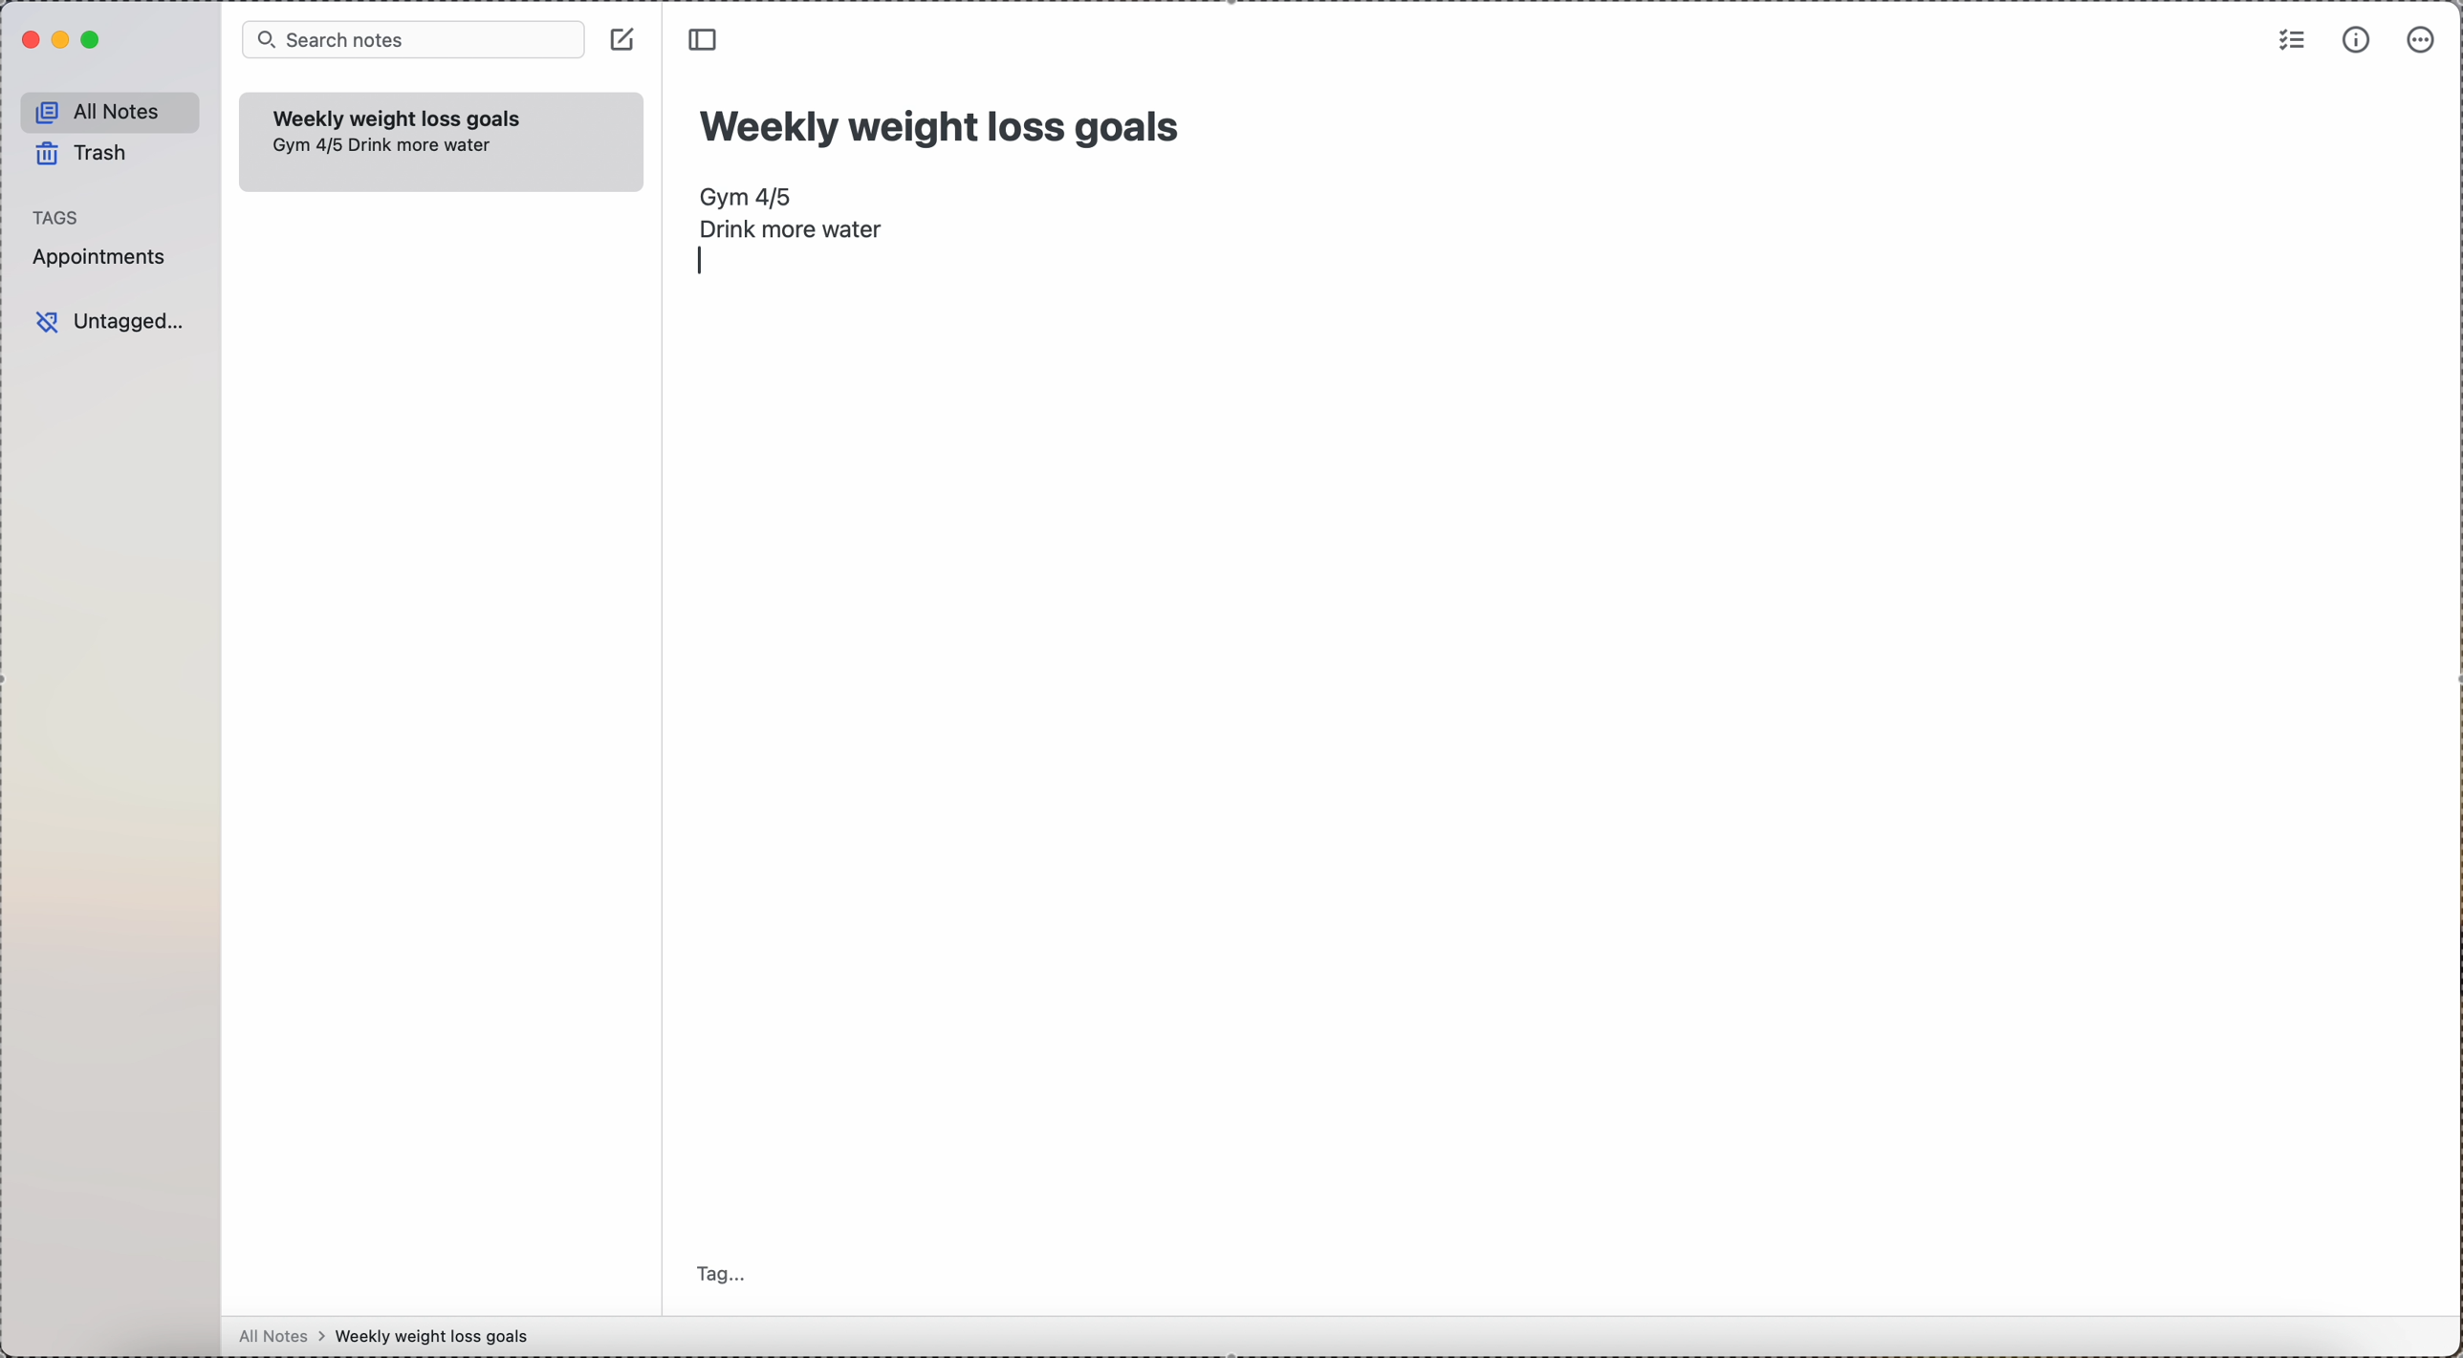 The image size is (2463, 1358). Describe the element at coordinates (748, 196) in the screenshot. I see `Gym 4/5` at that location.